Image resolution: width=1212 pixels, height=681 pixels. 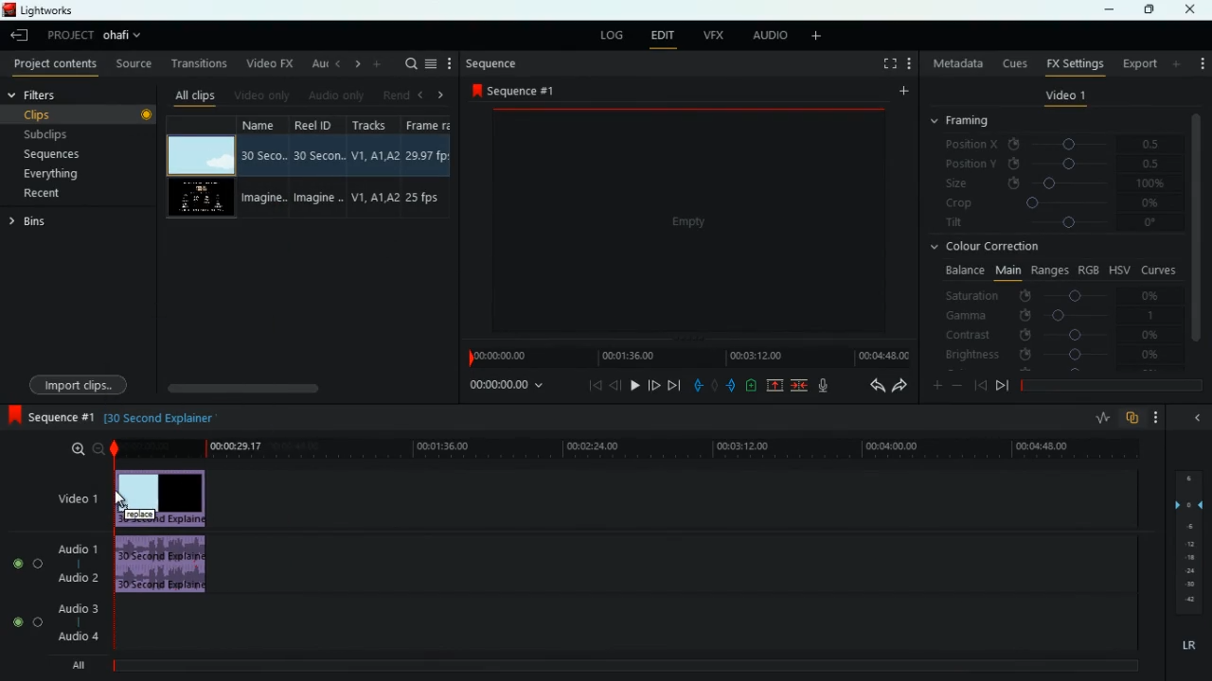 I want to click on up, so click(x=775, y=386).